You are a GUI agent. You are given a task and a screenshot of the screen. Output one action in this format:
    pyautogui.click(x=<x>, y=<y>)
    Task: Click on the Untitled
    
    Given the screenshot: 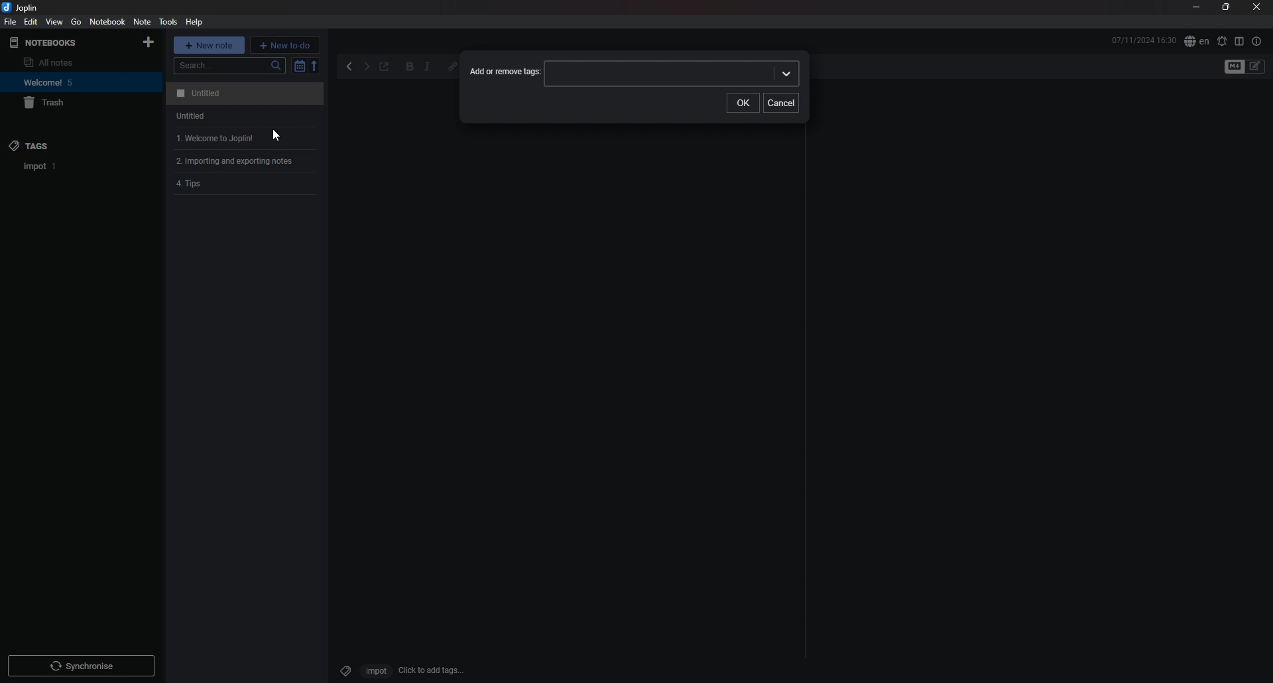 What is the action you would take?
    pyautogui.click(x=243, y=93)
    